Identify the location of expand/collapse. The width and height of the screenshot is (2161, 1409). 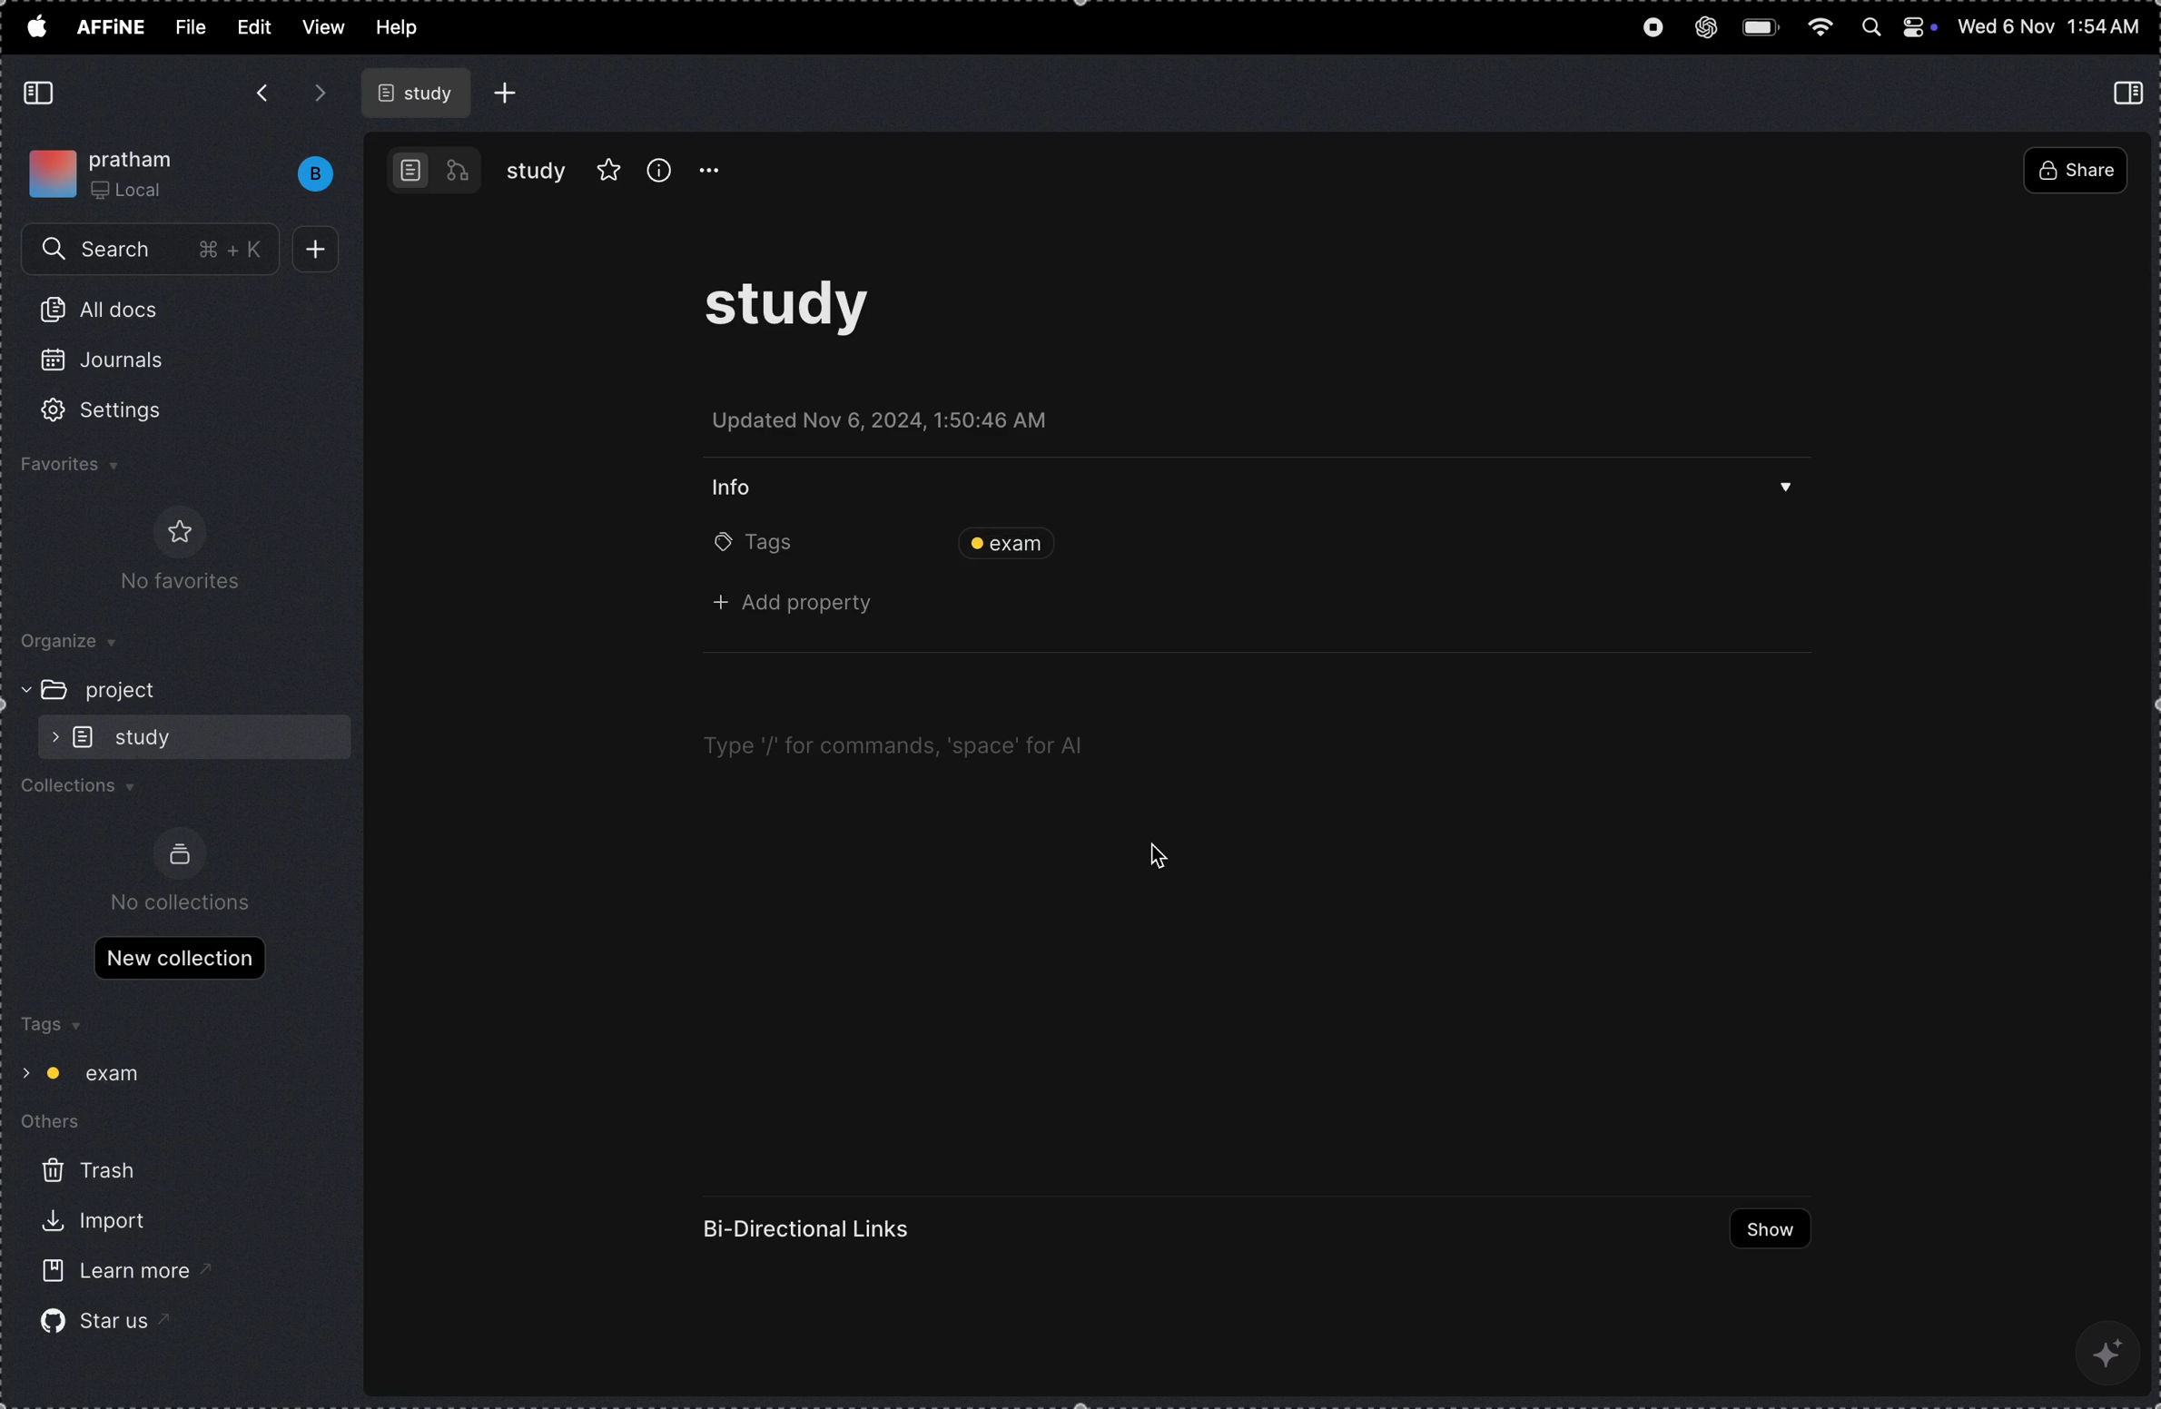
(19, 688).